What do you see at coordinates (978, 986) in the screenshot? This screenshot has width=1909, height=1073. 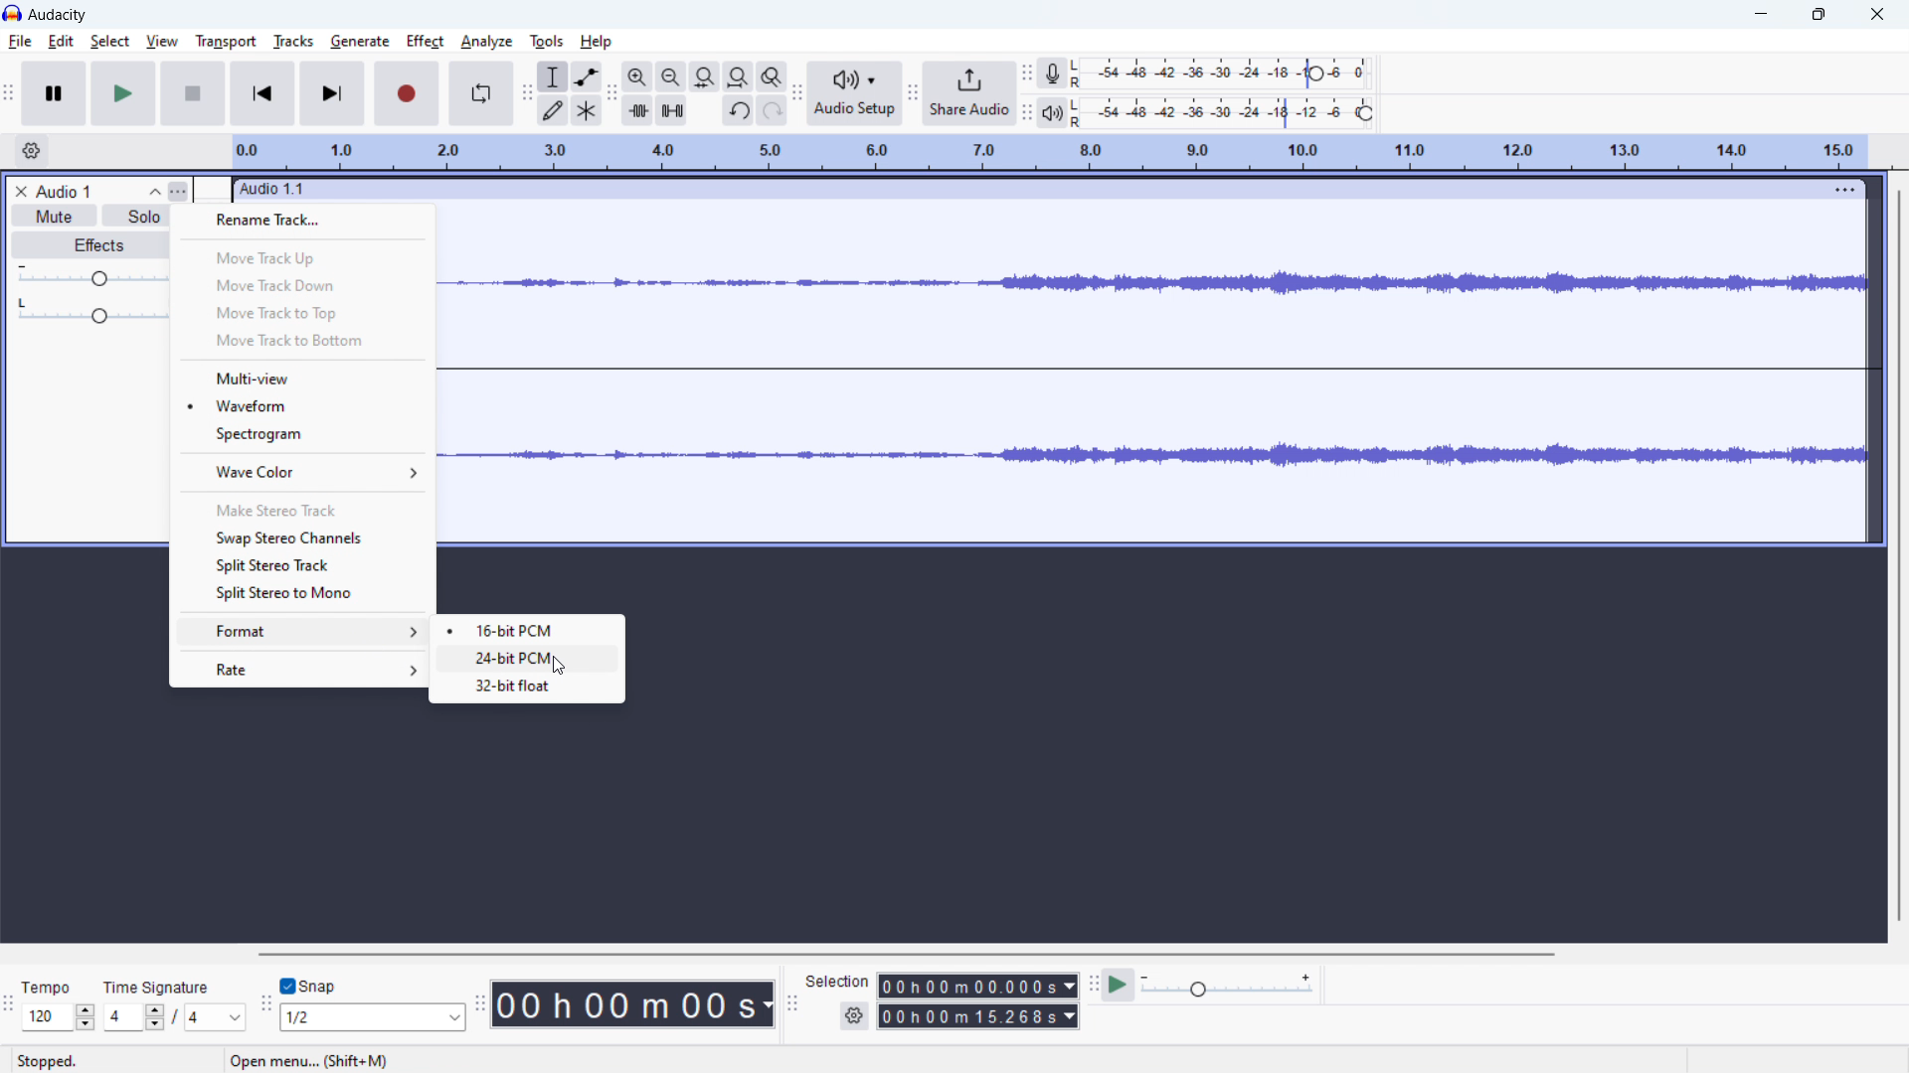 I see `start time` at bounding box center [978, 986].